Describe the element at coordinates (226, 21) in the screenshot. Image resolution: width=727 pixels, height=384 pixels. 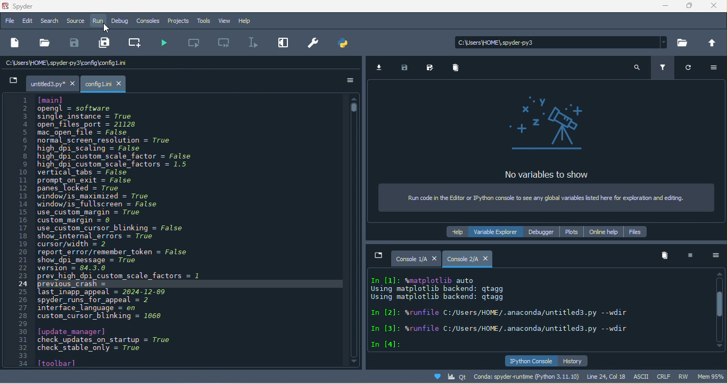
I see `view` at that location.